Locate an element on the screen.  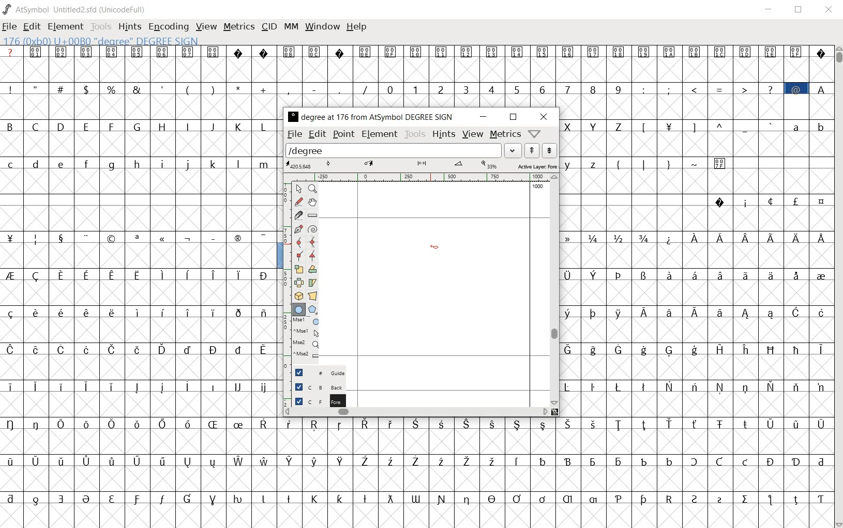
close is located at coordinates (544, 117).